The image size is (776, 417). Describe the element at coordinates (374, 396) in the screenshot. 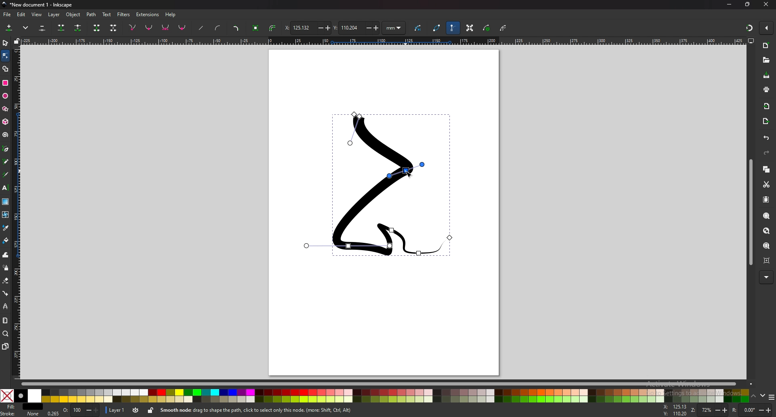

I see `colors` at that location.